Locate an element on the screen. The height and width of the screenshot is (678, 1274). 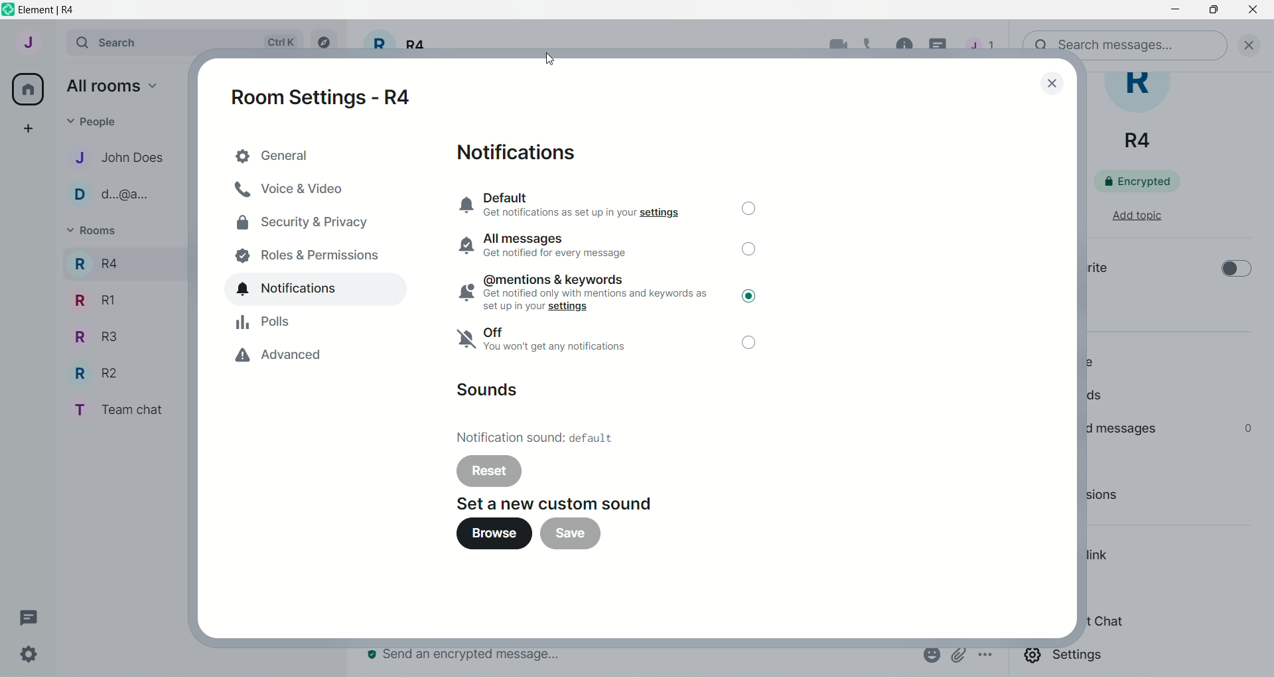
encrypted is located at coordinates (1146, 180).